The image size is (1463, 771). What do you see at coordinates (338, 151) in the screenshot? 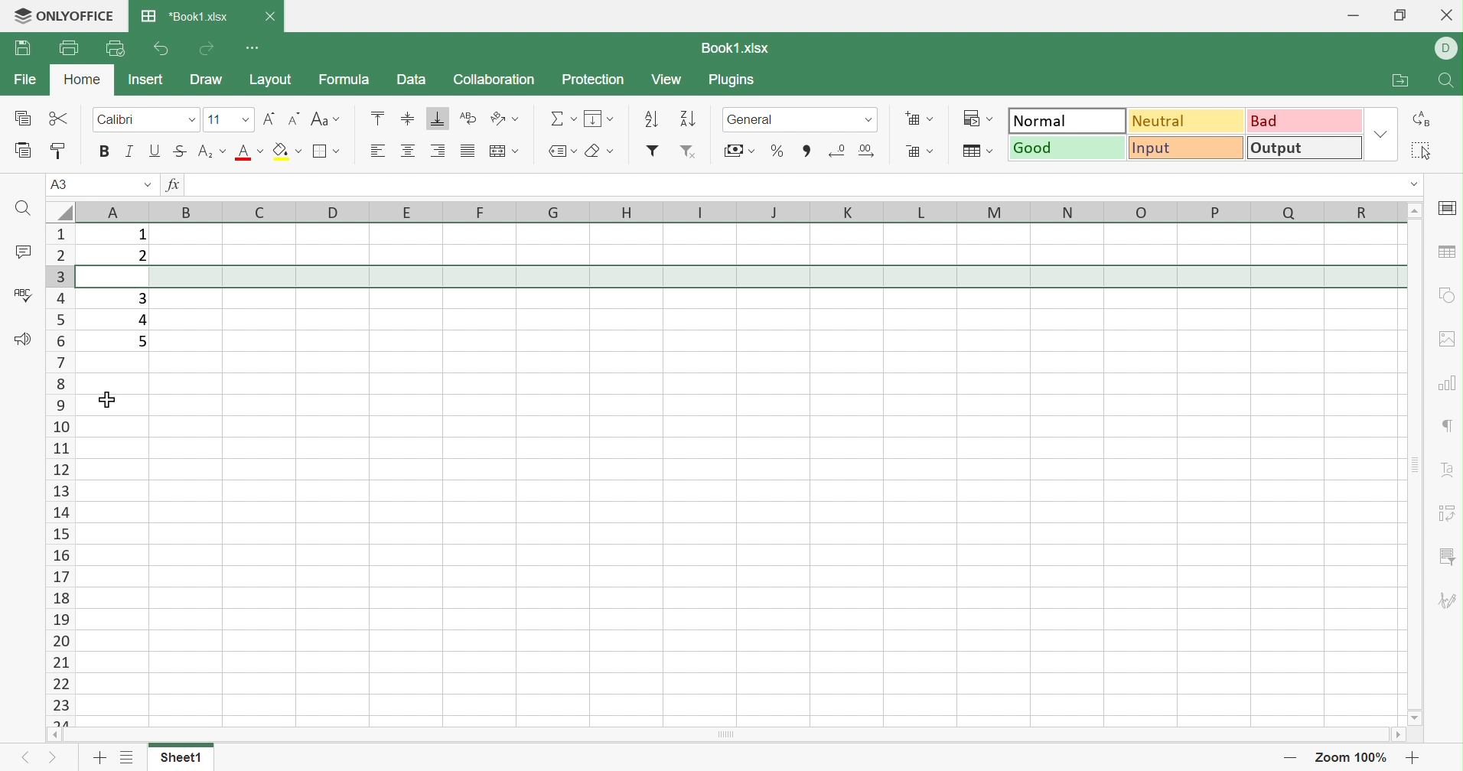
I see `Drop Down` at bounding box center [338, 151].